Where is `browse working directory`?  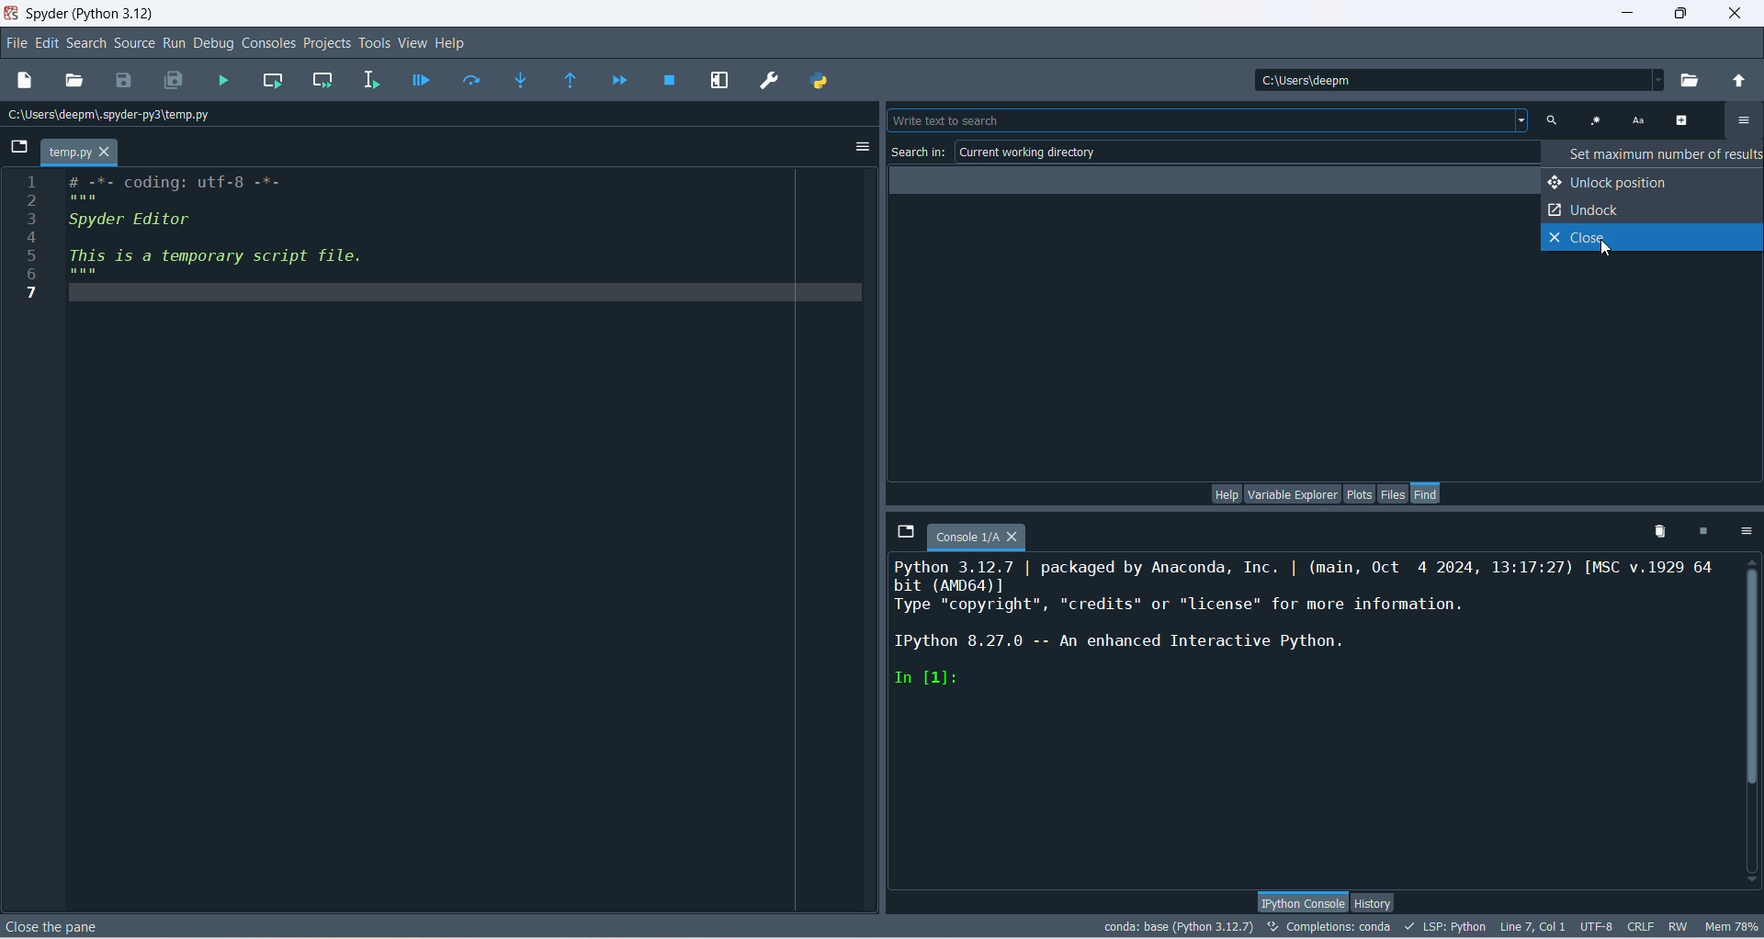
browse working directory is located at coordinates (1693, 81).